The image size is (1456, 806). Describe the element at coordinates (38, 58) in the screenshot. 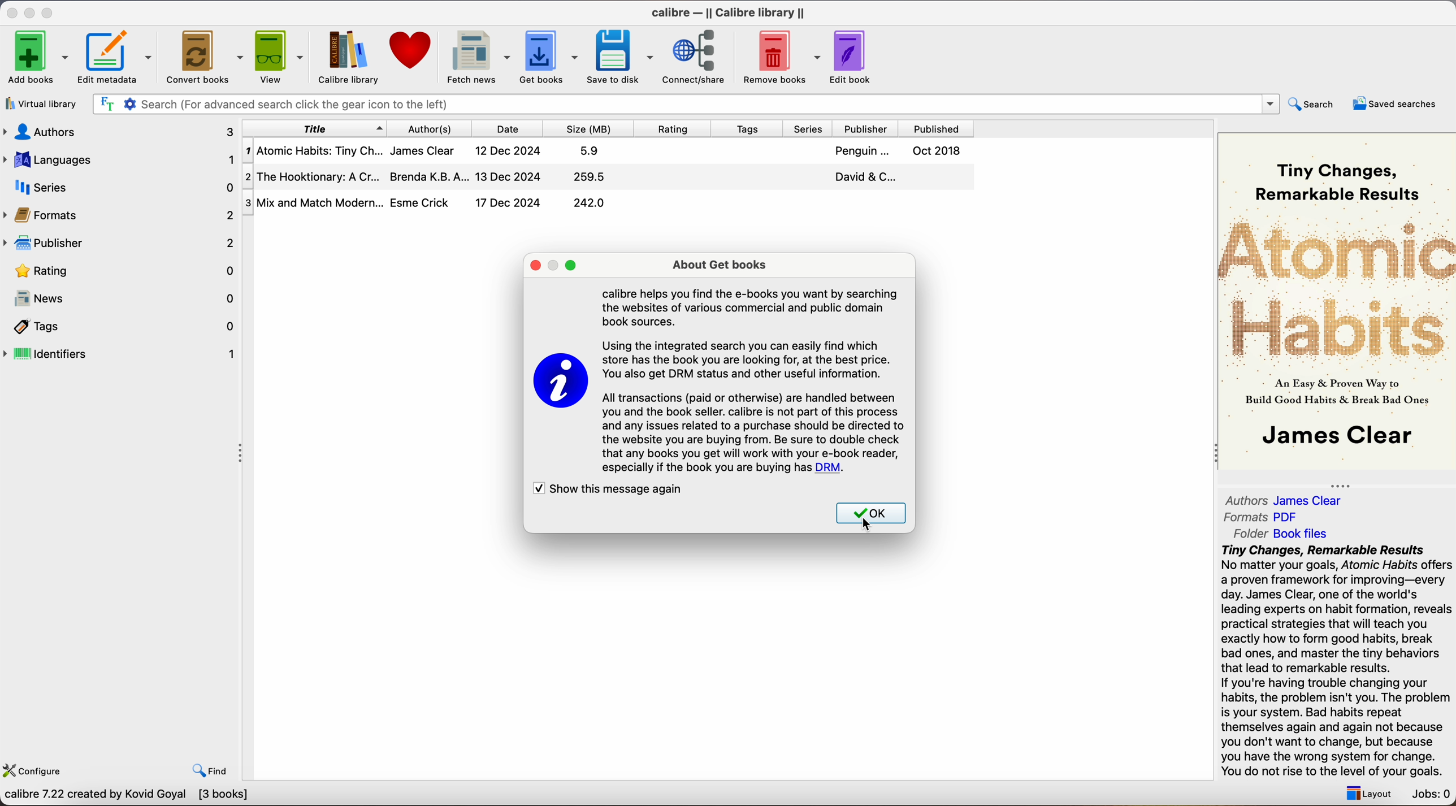

I see `add books` at that location.